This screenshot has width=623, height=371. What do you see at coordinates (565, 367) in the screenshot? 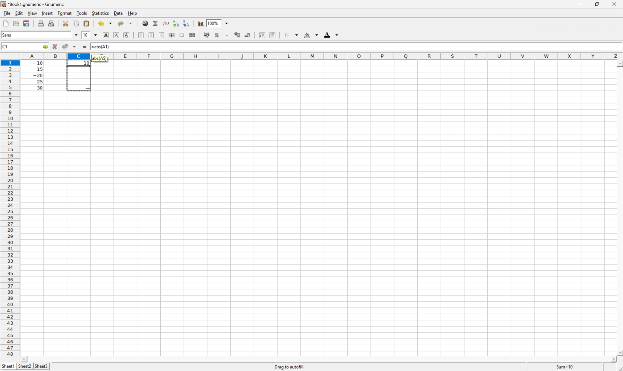
I see `Sum =-10` at bounding box center [565, 367].